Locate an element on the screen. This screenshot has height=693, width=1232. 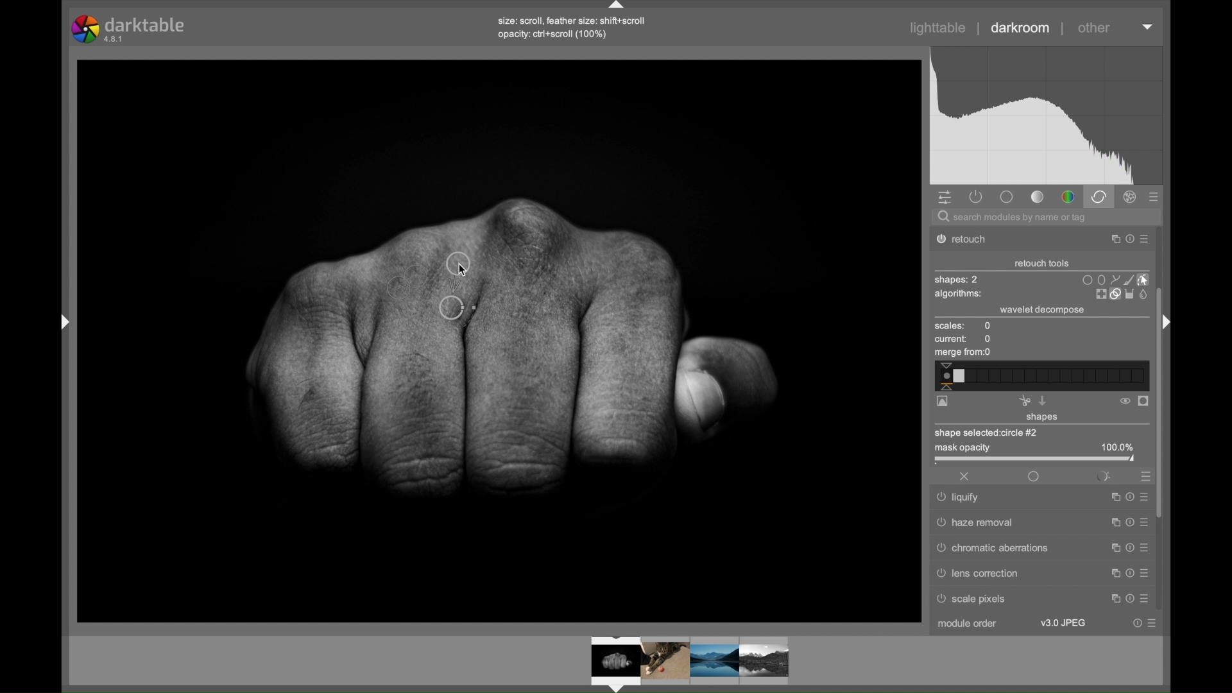
color is located at coordinates (1068, 198).